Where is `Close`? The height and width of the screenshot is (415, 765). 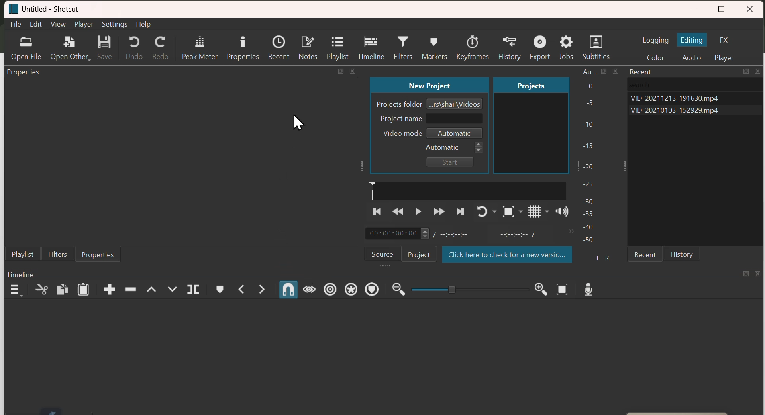 Close is located at coordinates (758, 71).